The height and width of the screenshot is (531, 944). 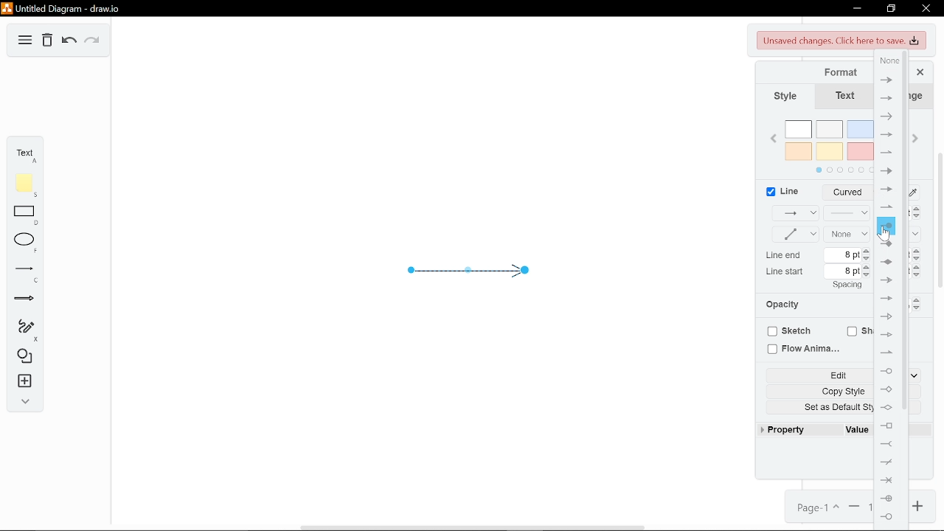 What do you see at coordinates (845, 97) in the screenshot?
I see `Text` at bounding box center [845, 97].